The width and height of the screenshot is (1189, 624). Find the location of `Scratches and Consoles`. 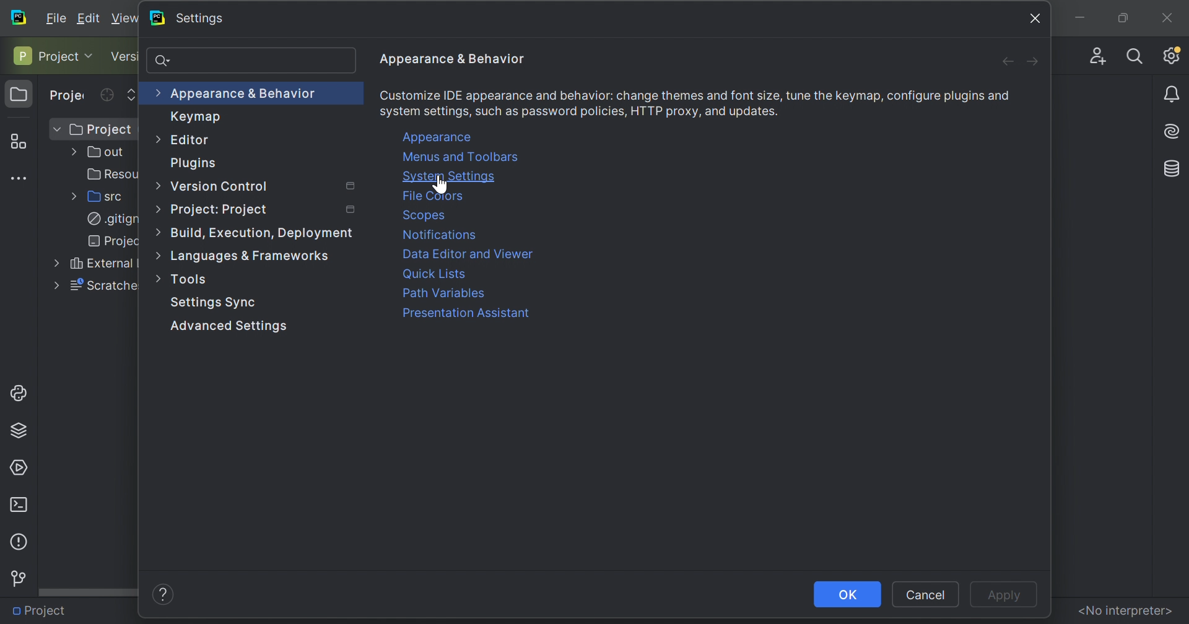

Scratches and Consoles is located at coordinates (101, 285).